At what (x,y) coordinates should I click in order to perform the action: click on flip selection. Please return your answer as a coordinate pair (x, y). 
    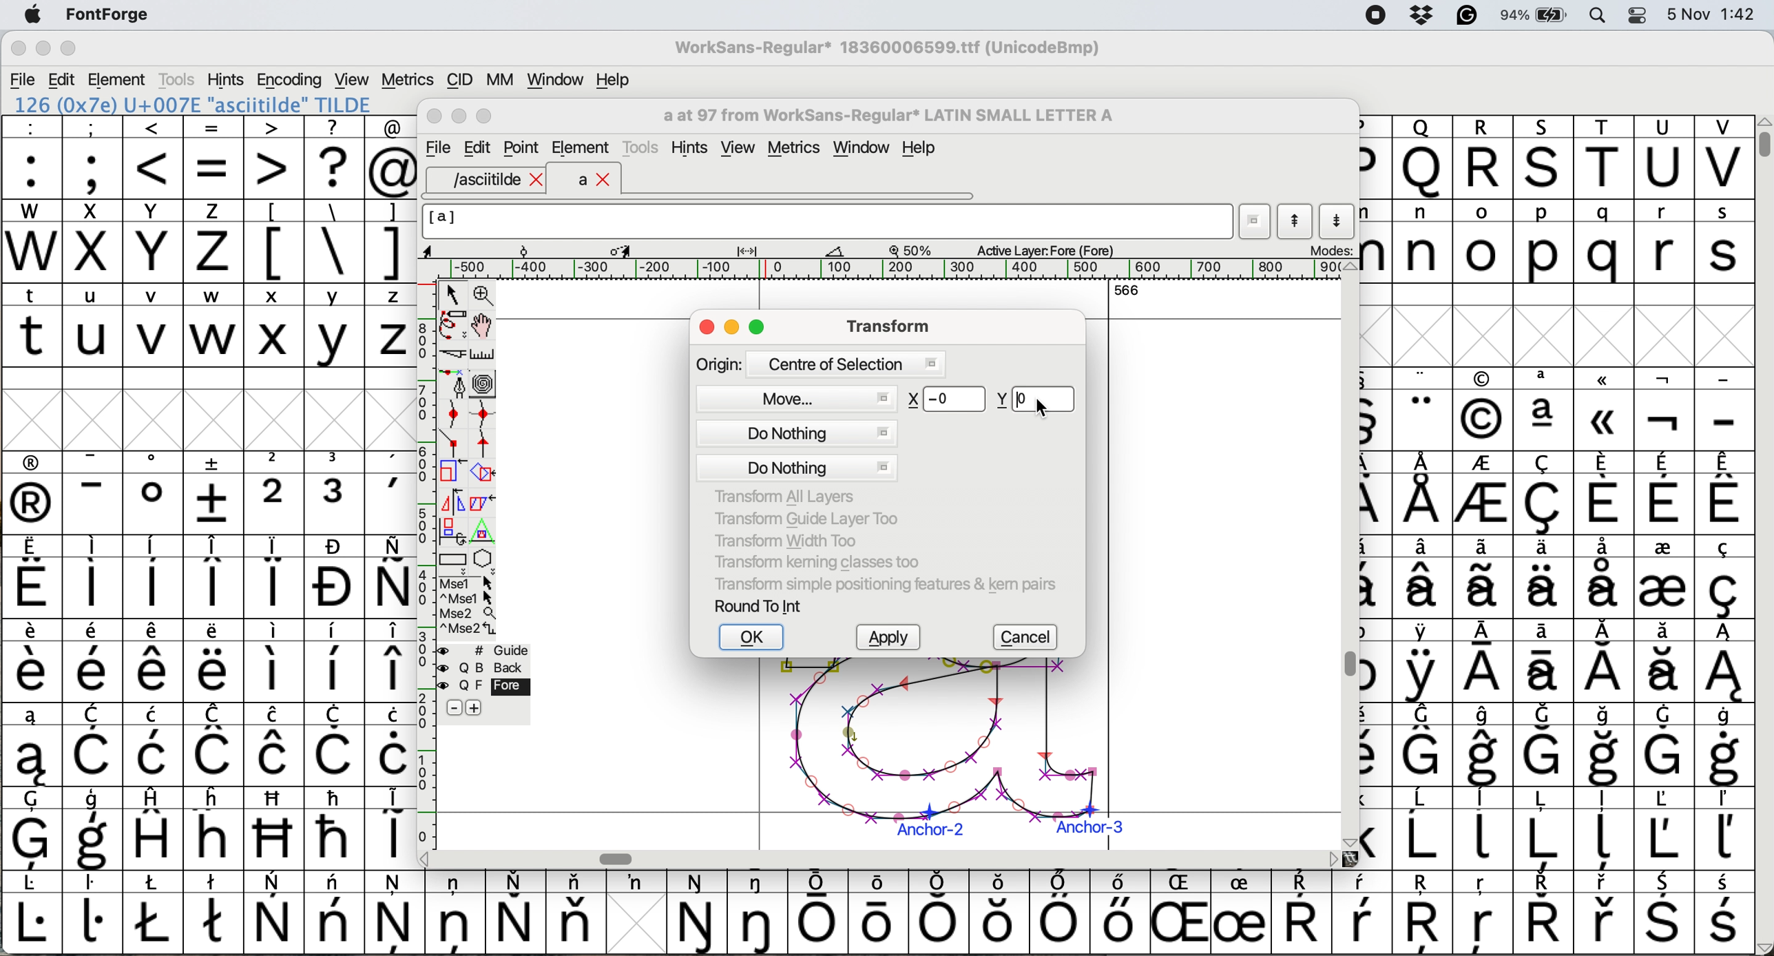
    Looking at the image, I should click on (452, 500).